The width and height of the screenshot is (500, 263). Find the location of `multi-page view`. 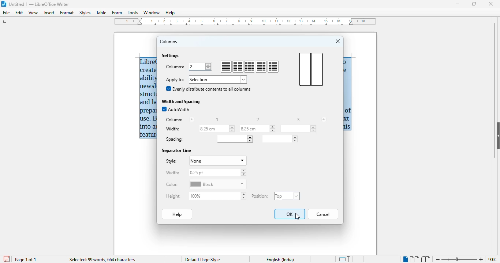

multi-page view is located at coordinates (414, 259).